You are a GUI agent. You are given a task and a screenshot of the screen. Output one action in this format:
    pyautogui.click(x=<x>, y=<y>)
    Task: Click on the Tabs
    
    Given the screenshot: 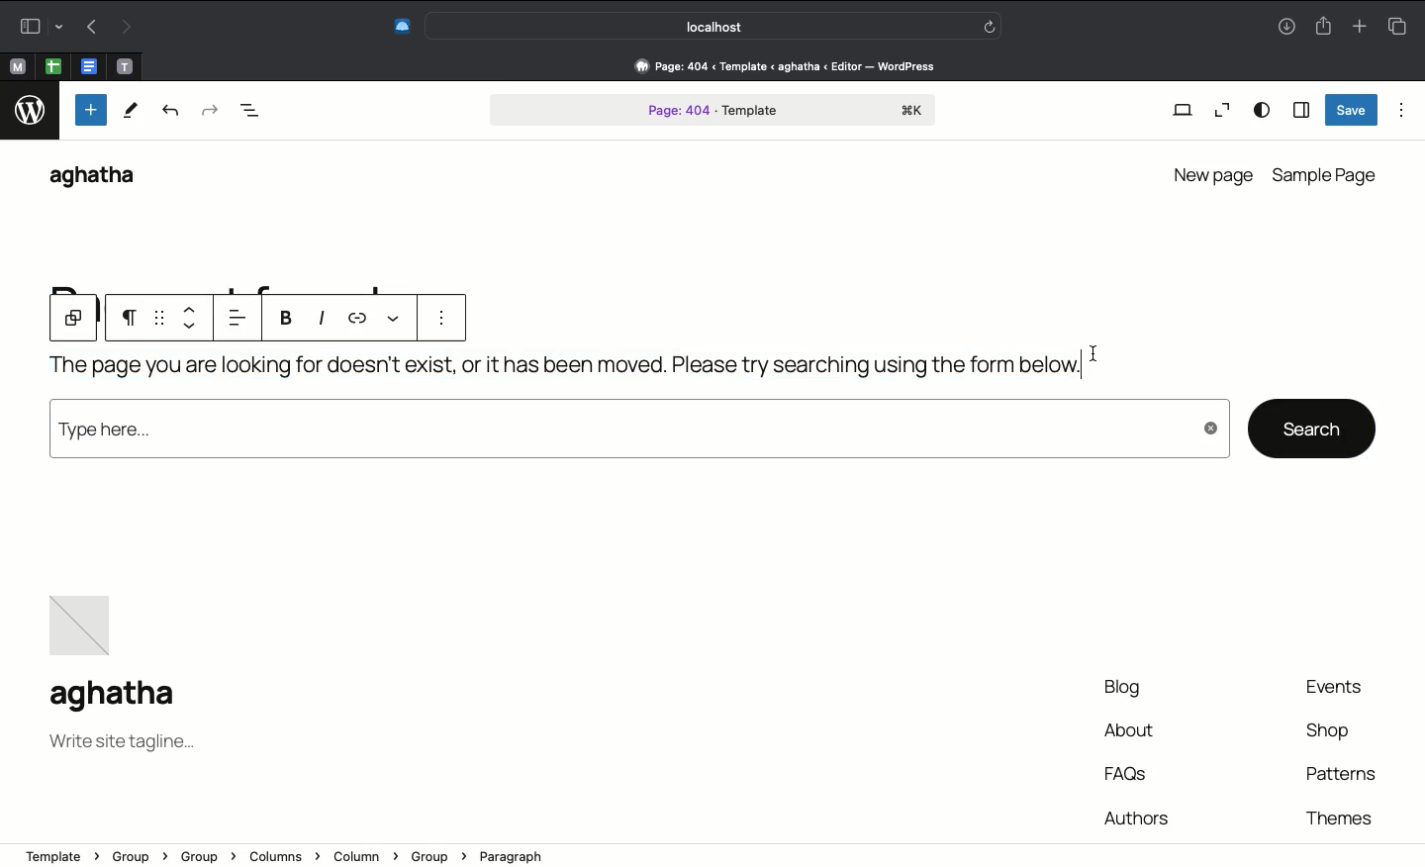 What is the action you would take?
    pyautogui.click(x=1402, y=24)
    